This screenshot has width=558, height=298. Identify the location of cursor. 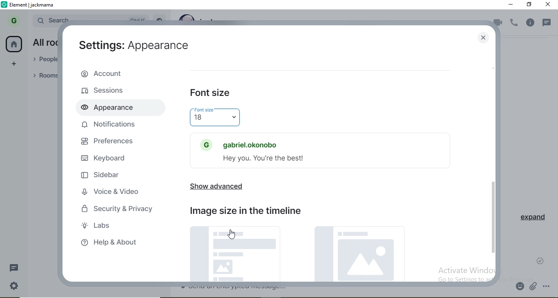
(232, 234).